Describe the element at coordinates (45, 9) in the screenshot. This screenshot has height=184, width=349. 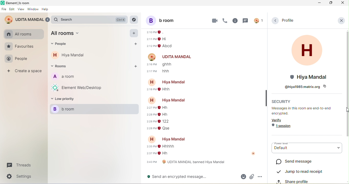
I see `help` at that location.